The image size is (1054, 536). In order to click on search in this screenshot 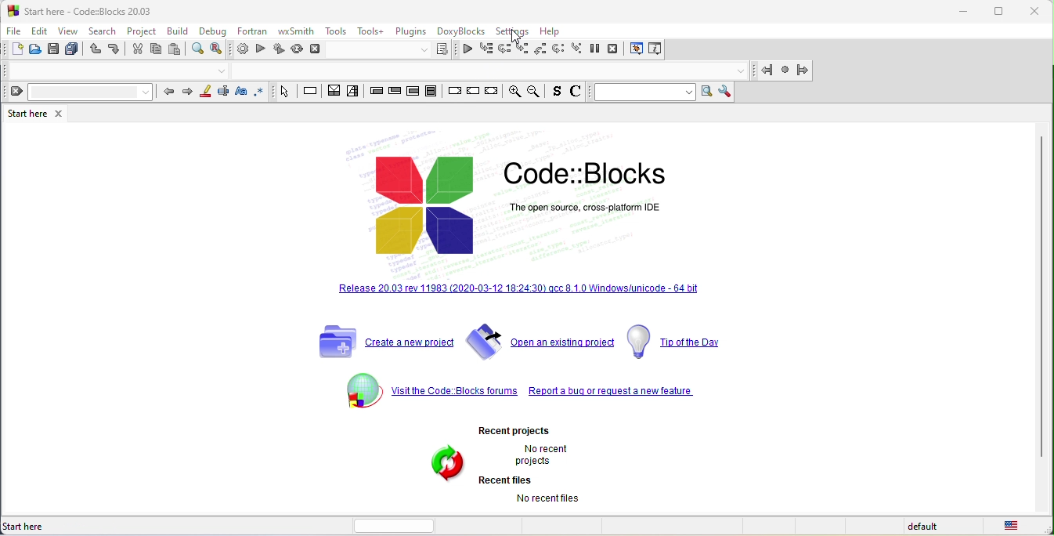, I will do `click(104, 32)`.